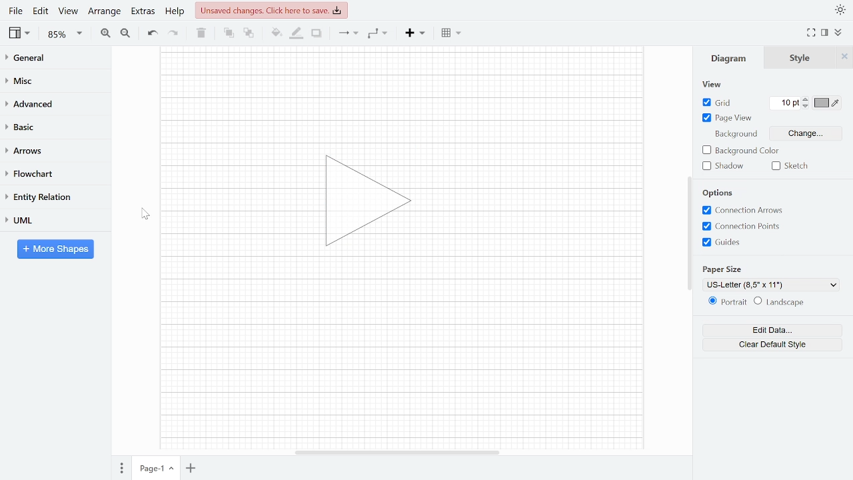 This screenshot has height=480, width=853. Describe the element at coordinates (825, 33) in the screenshot. I see `Format (Ctrl+Shift+P)` at that location.